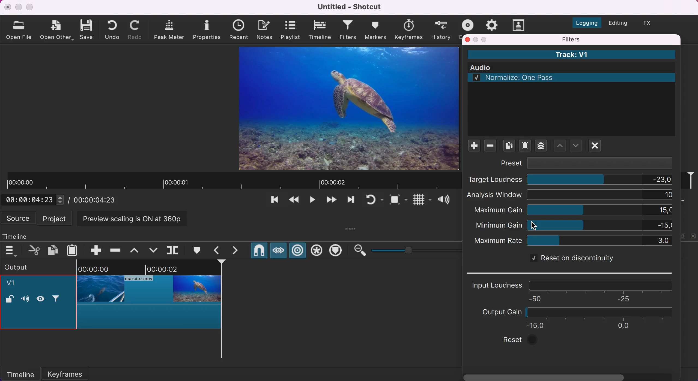 The image size is (698, 381). I want to click on toggle player looping, so click(374, 201).